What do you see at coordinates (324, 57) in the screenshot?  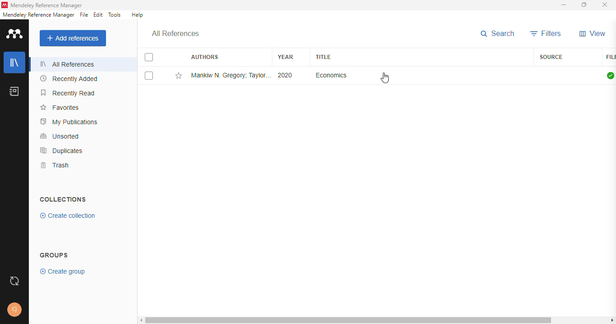 I see `title` at bounding box center [324, 57].